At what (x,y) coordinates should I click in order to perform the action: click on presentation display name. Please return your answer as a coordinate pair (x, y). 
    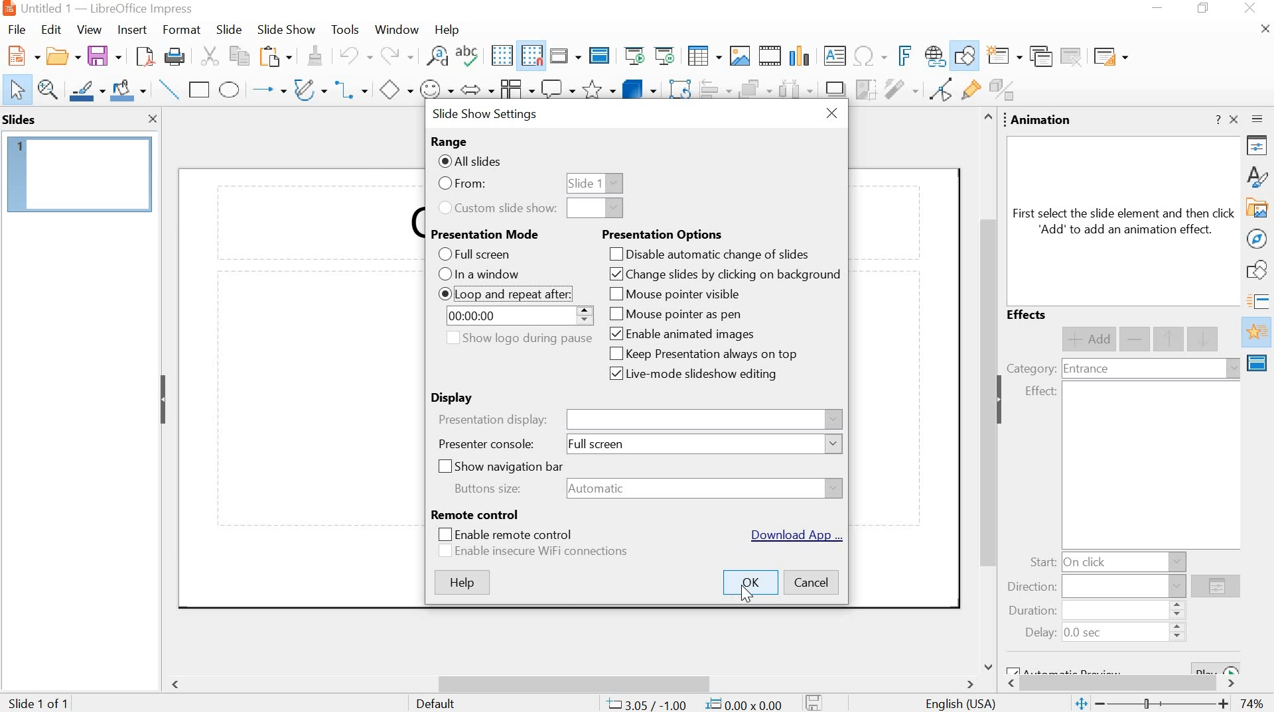
    Looking at the image, I should click on (704, 420).